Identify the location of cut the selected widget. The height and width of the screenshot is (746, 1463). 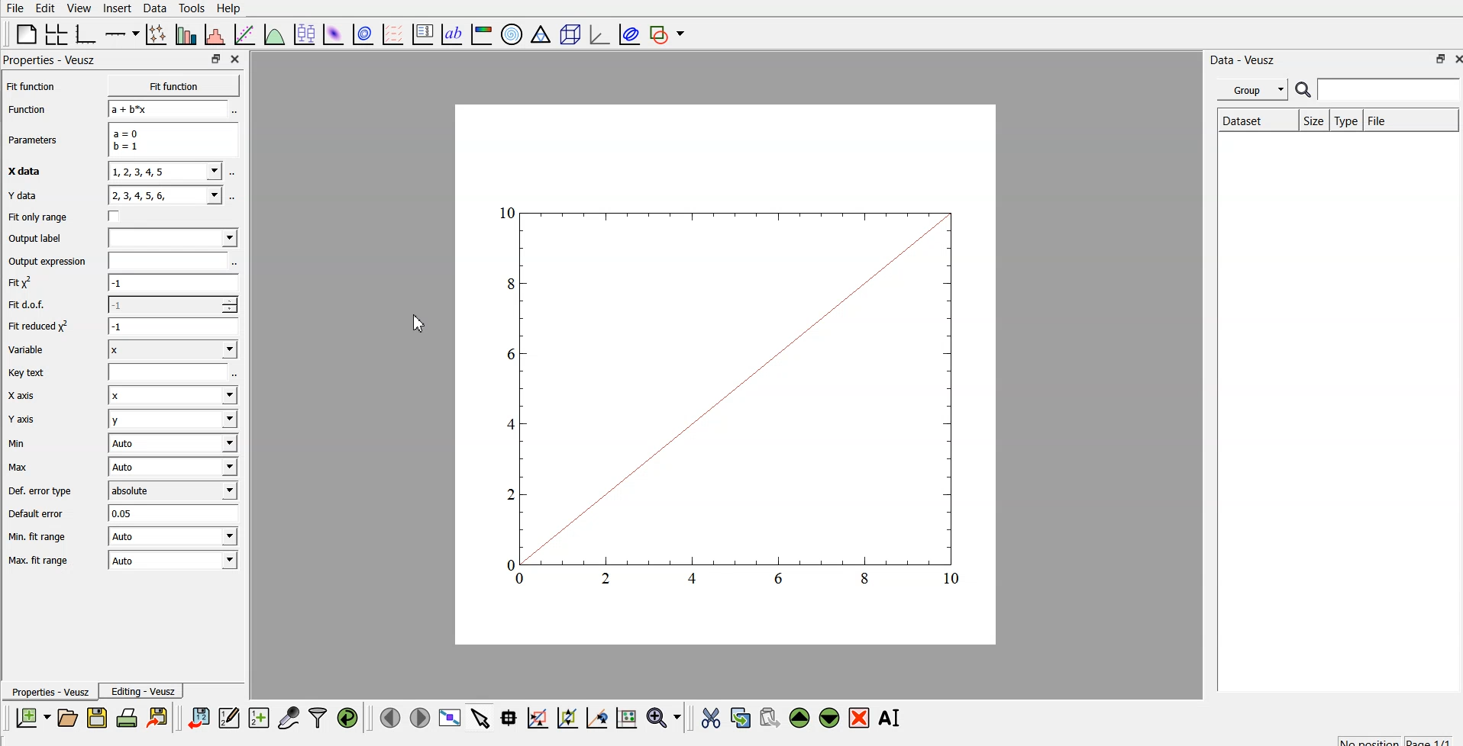
(709, 720).